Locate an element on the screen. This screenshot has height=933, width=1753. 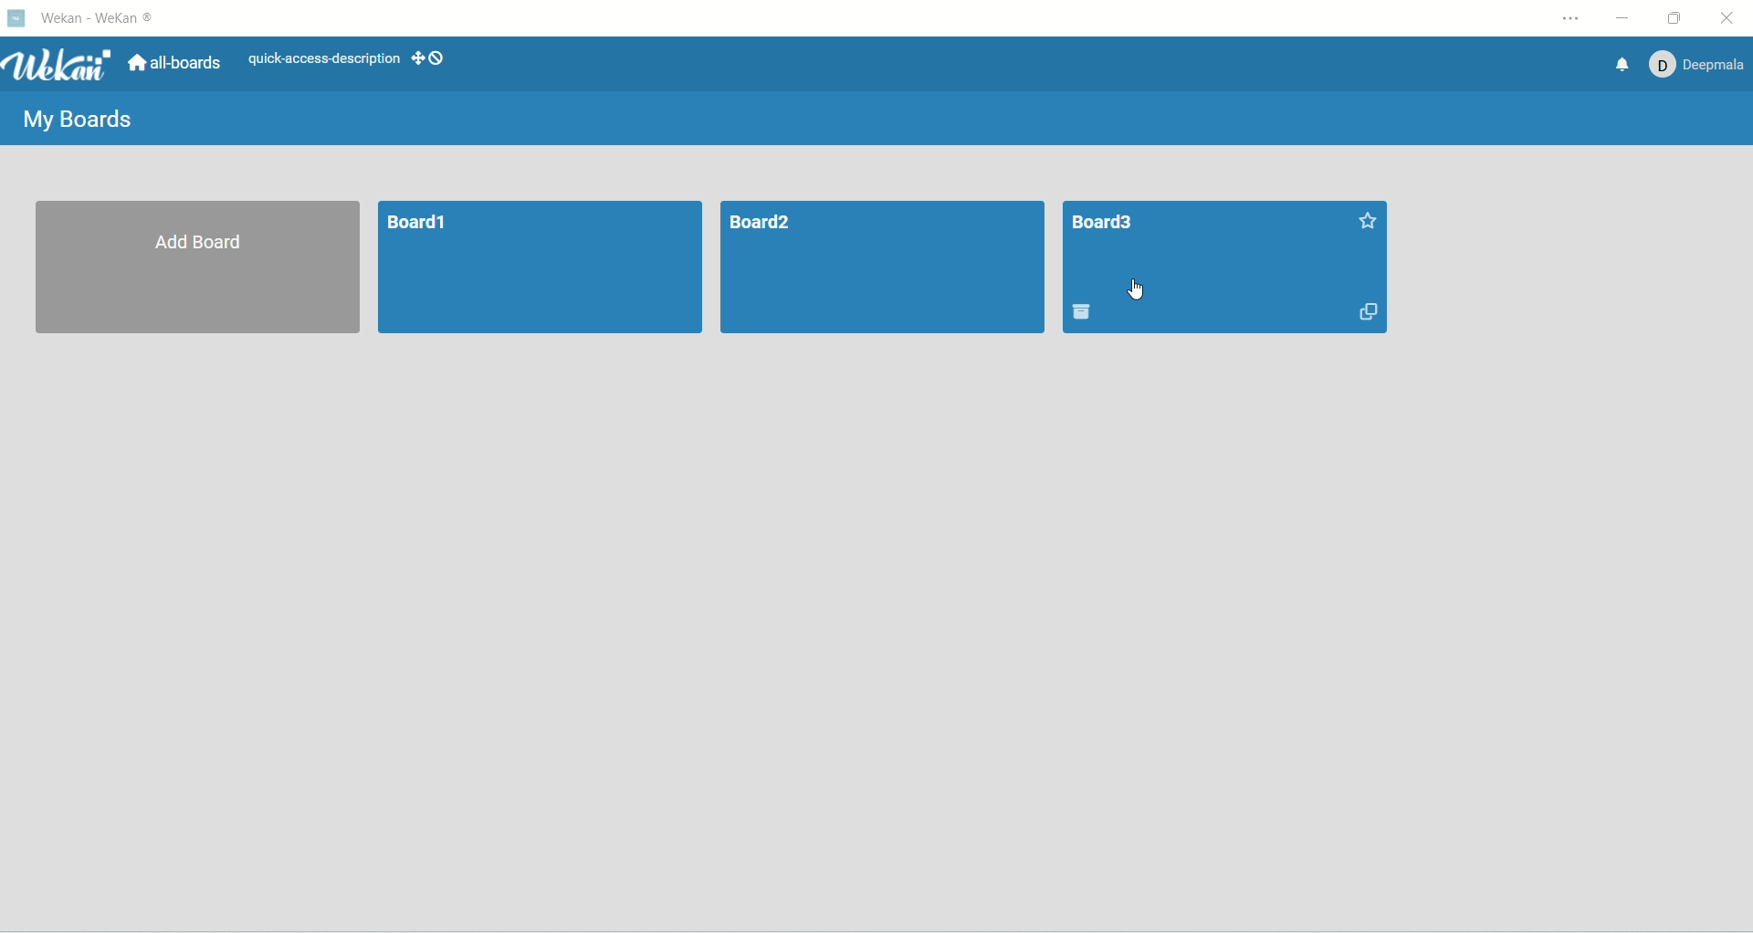
wekan is located at coordinates (58, 68).